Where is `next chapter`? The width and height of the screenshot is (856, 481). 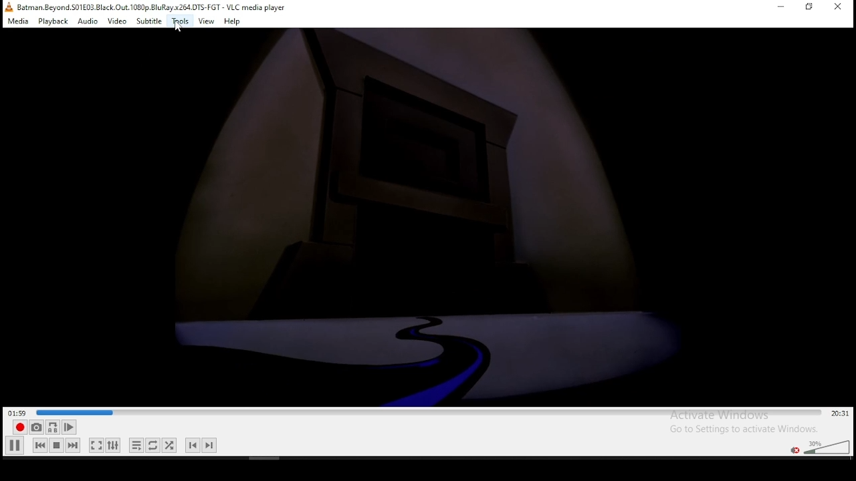
next chapter is located at coordinates (209, 445).